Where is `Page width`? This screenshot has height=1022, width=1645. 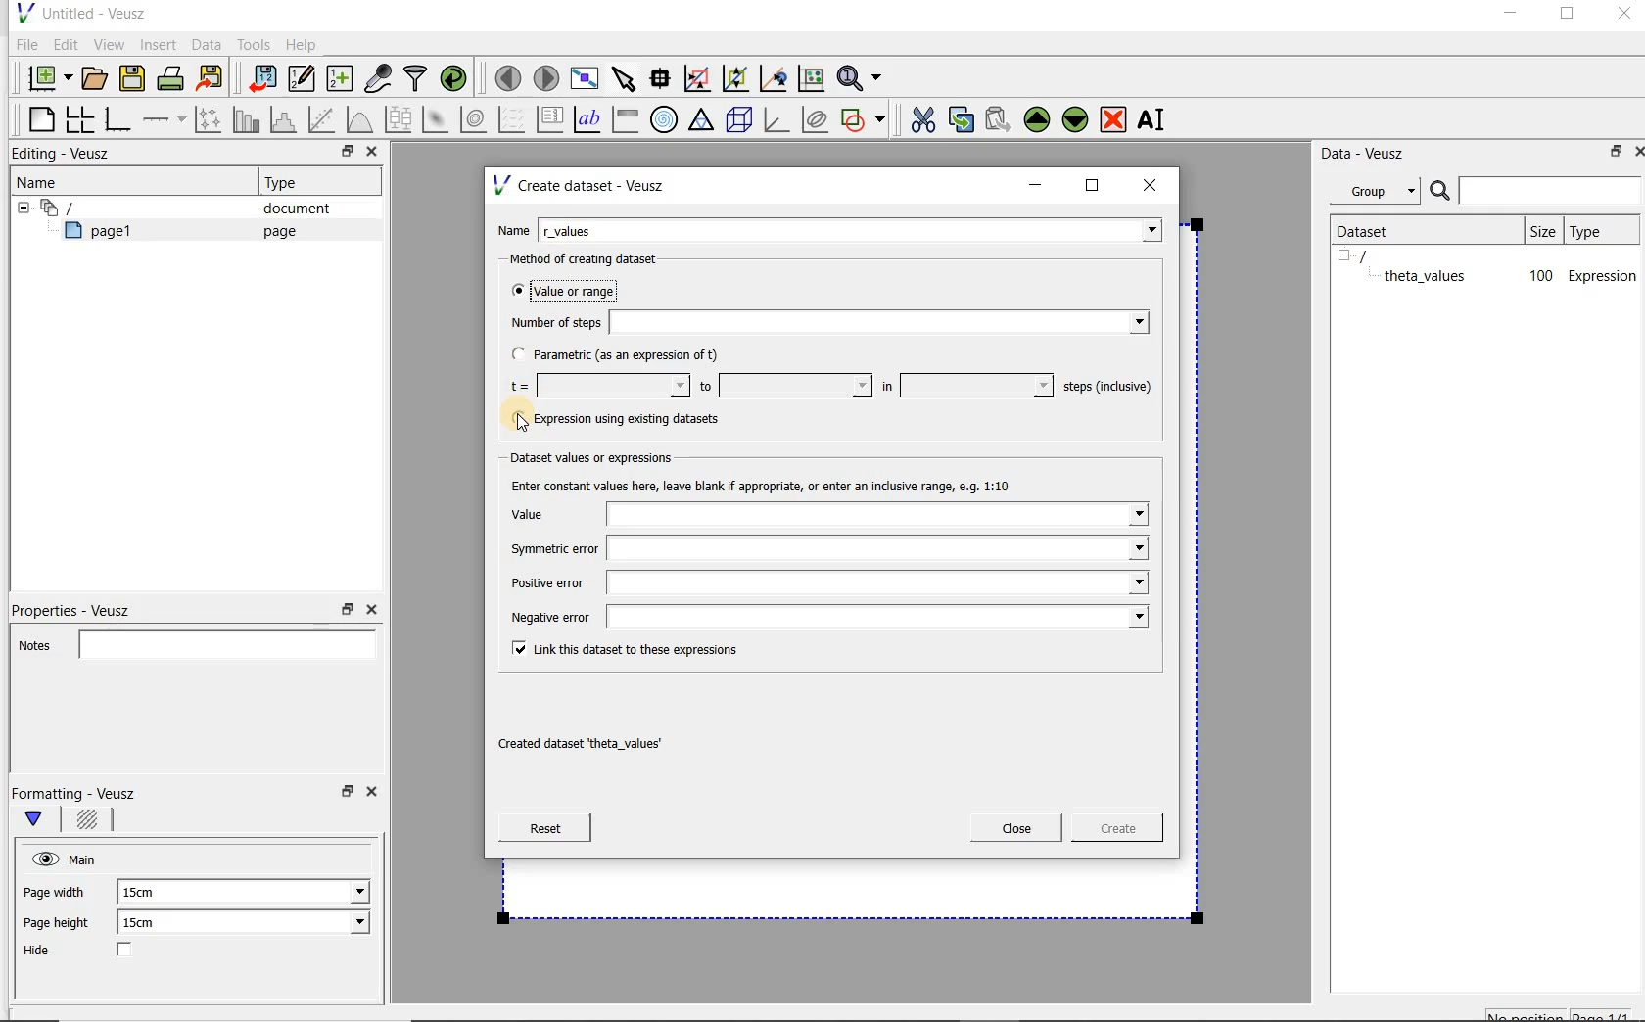
Page width is located at coordinates (55, 889).